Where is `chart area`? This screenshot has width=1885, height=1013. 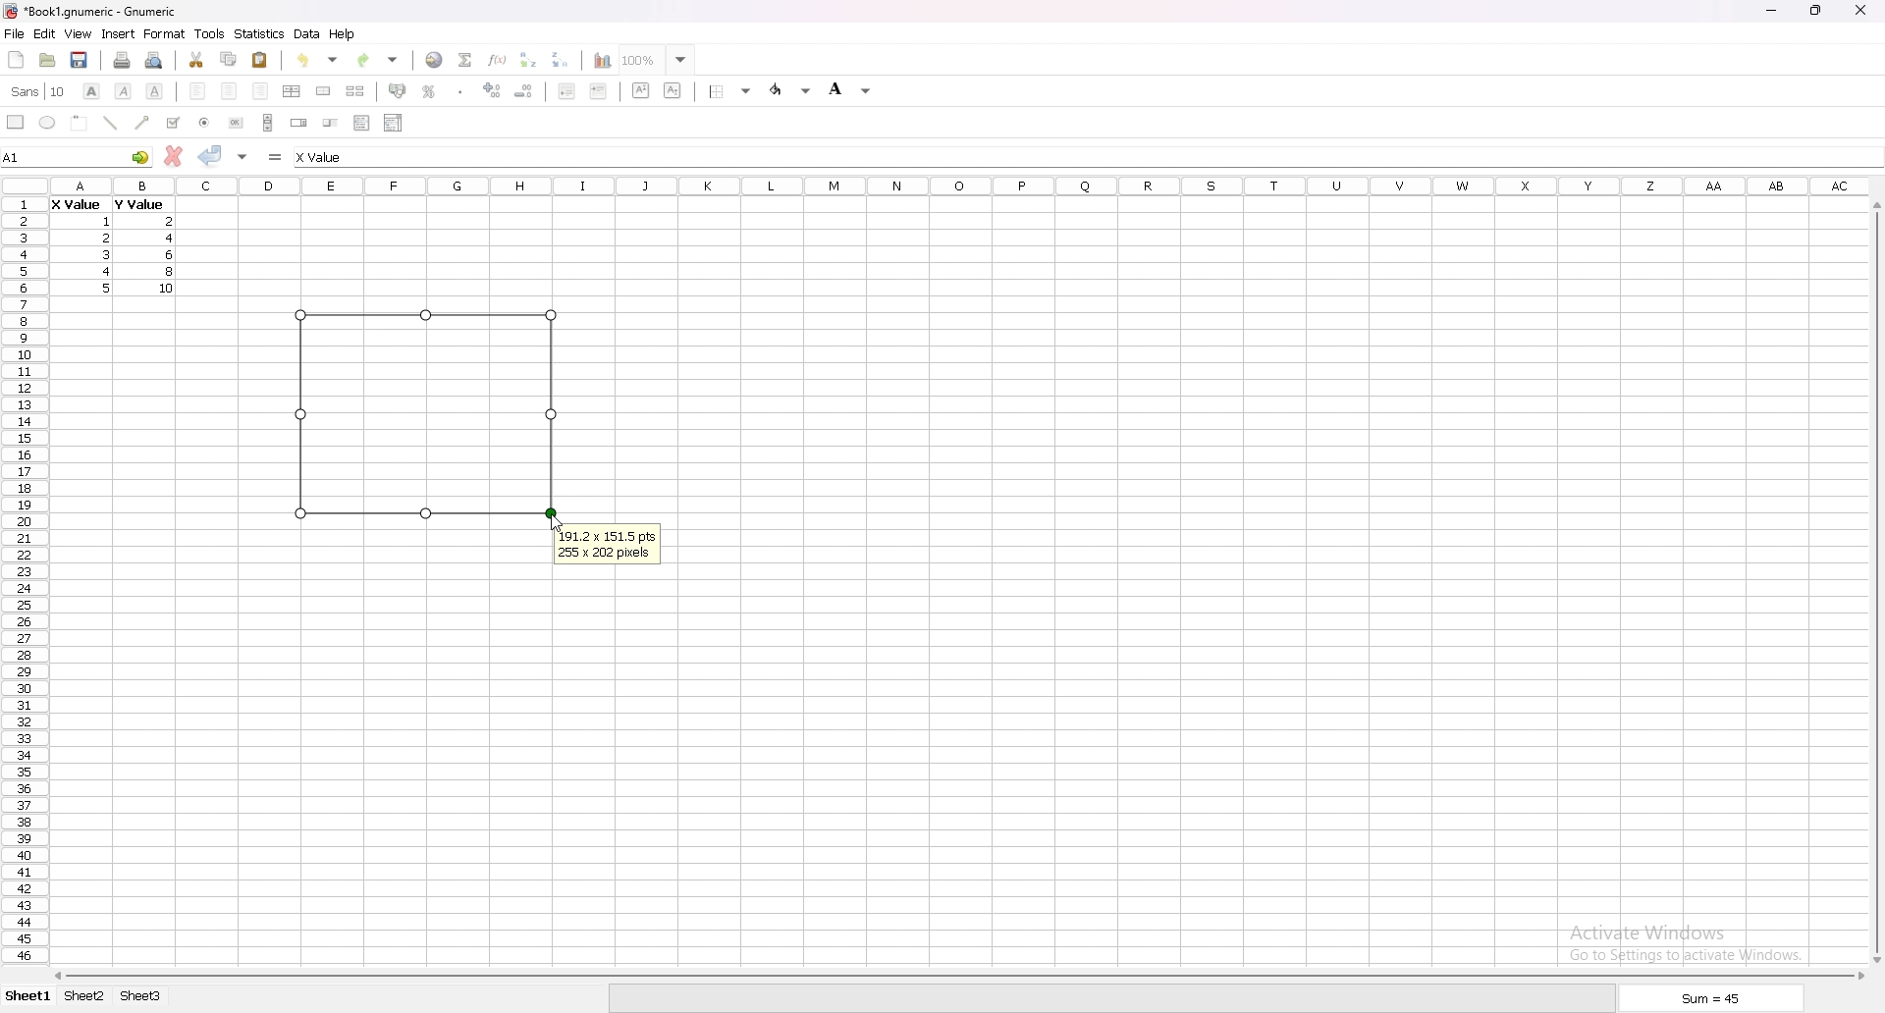 chart area is located at coordinates (426, 412).